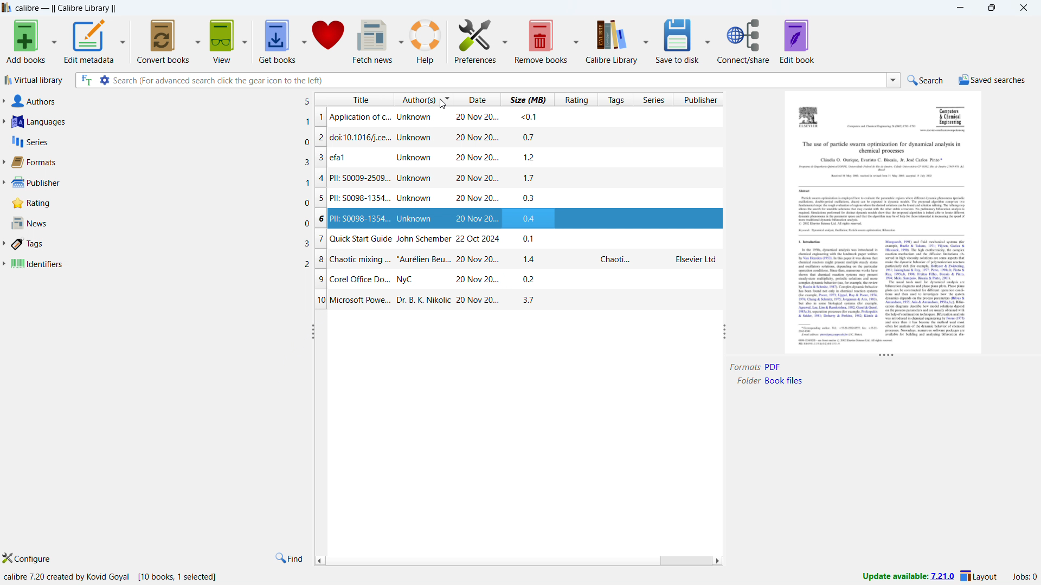 The image size is (1041, 585). Describe the element at coordinates (164, 41) in the screenshot. I see `convert books` at that location.